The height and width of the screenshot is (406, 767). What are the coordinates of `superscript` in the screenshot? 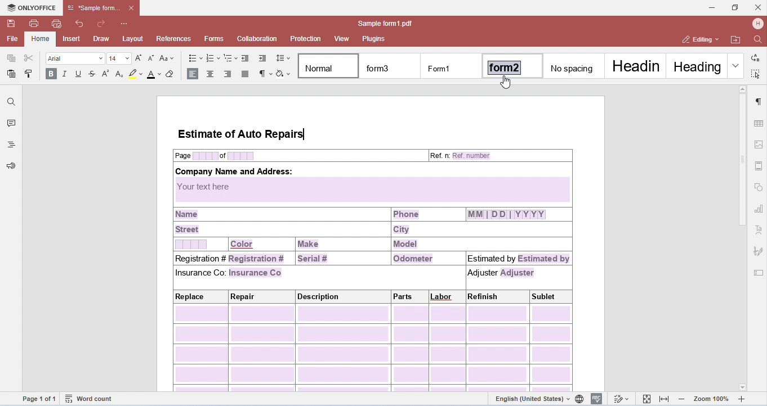 It's located at (108, 74).